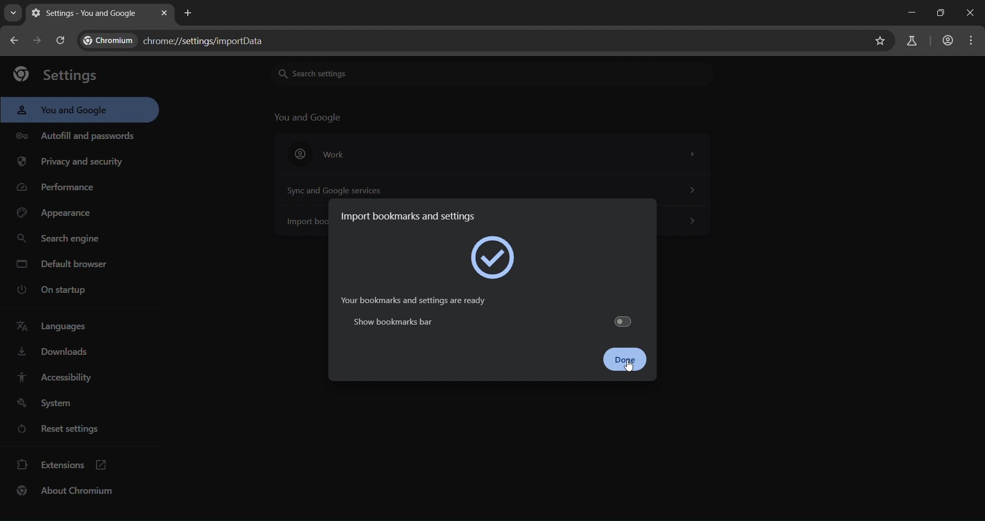 This screenshot has height=521, width=985. I want to click on languages, so click(52, 327).